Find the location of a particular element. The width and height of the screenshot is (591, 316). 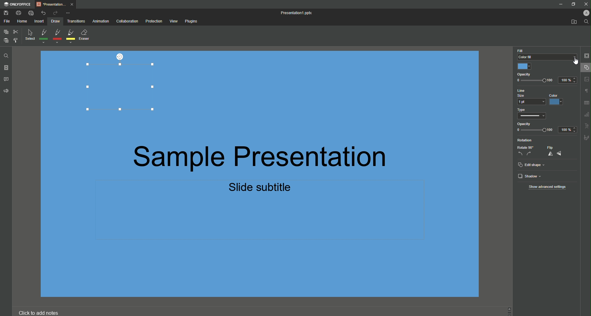

Type is located at coordinates (532, 114).